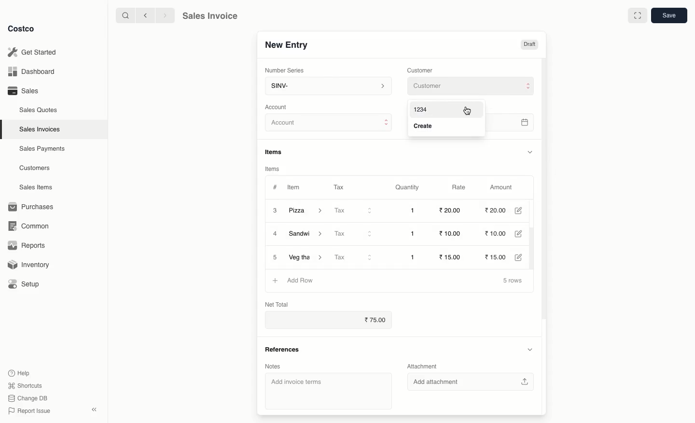 This screenshot has height=423, width=695. What do you see at coordinates (670, 16) in the screenshot?
I see `Save` at bounding box center [670, 16].